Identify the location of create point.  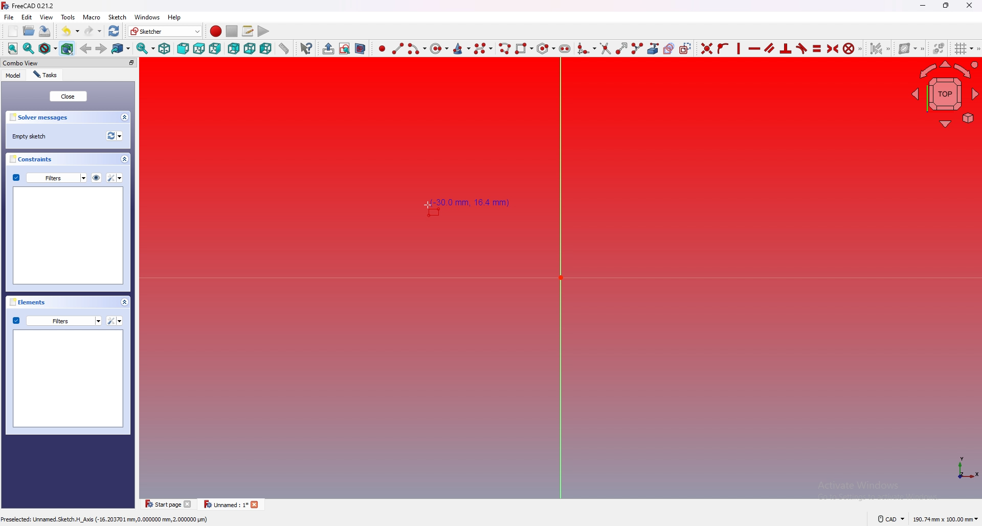
(382, 50).